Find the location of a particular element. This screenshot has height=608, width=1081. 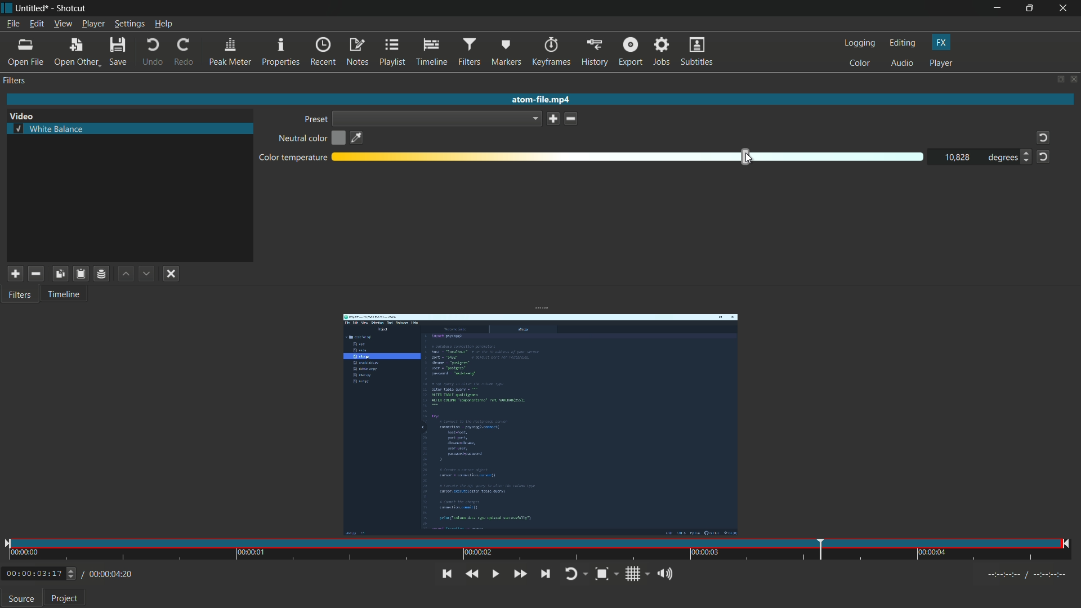

help menu is located at coordinates (163, 24).